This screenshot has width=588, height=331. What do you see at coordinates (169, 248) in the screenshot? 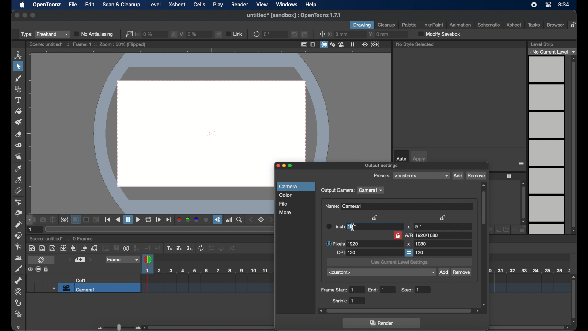
I see `` at bounding box center [169, 248].